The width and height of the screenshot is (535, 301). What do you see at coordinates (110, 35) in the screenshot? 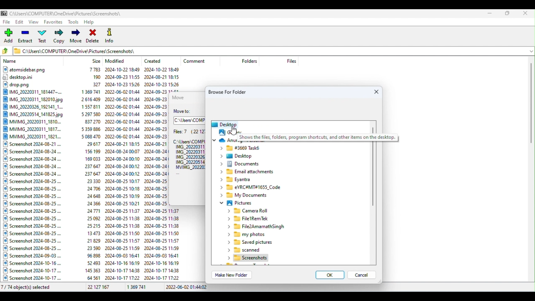
I see `Info` at bounding box center [110, 35].